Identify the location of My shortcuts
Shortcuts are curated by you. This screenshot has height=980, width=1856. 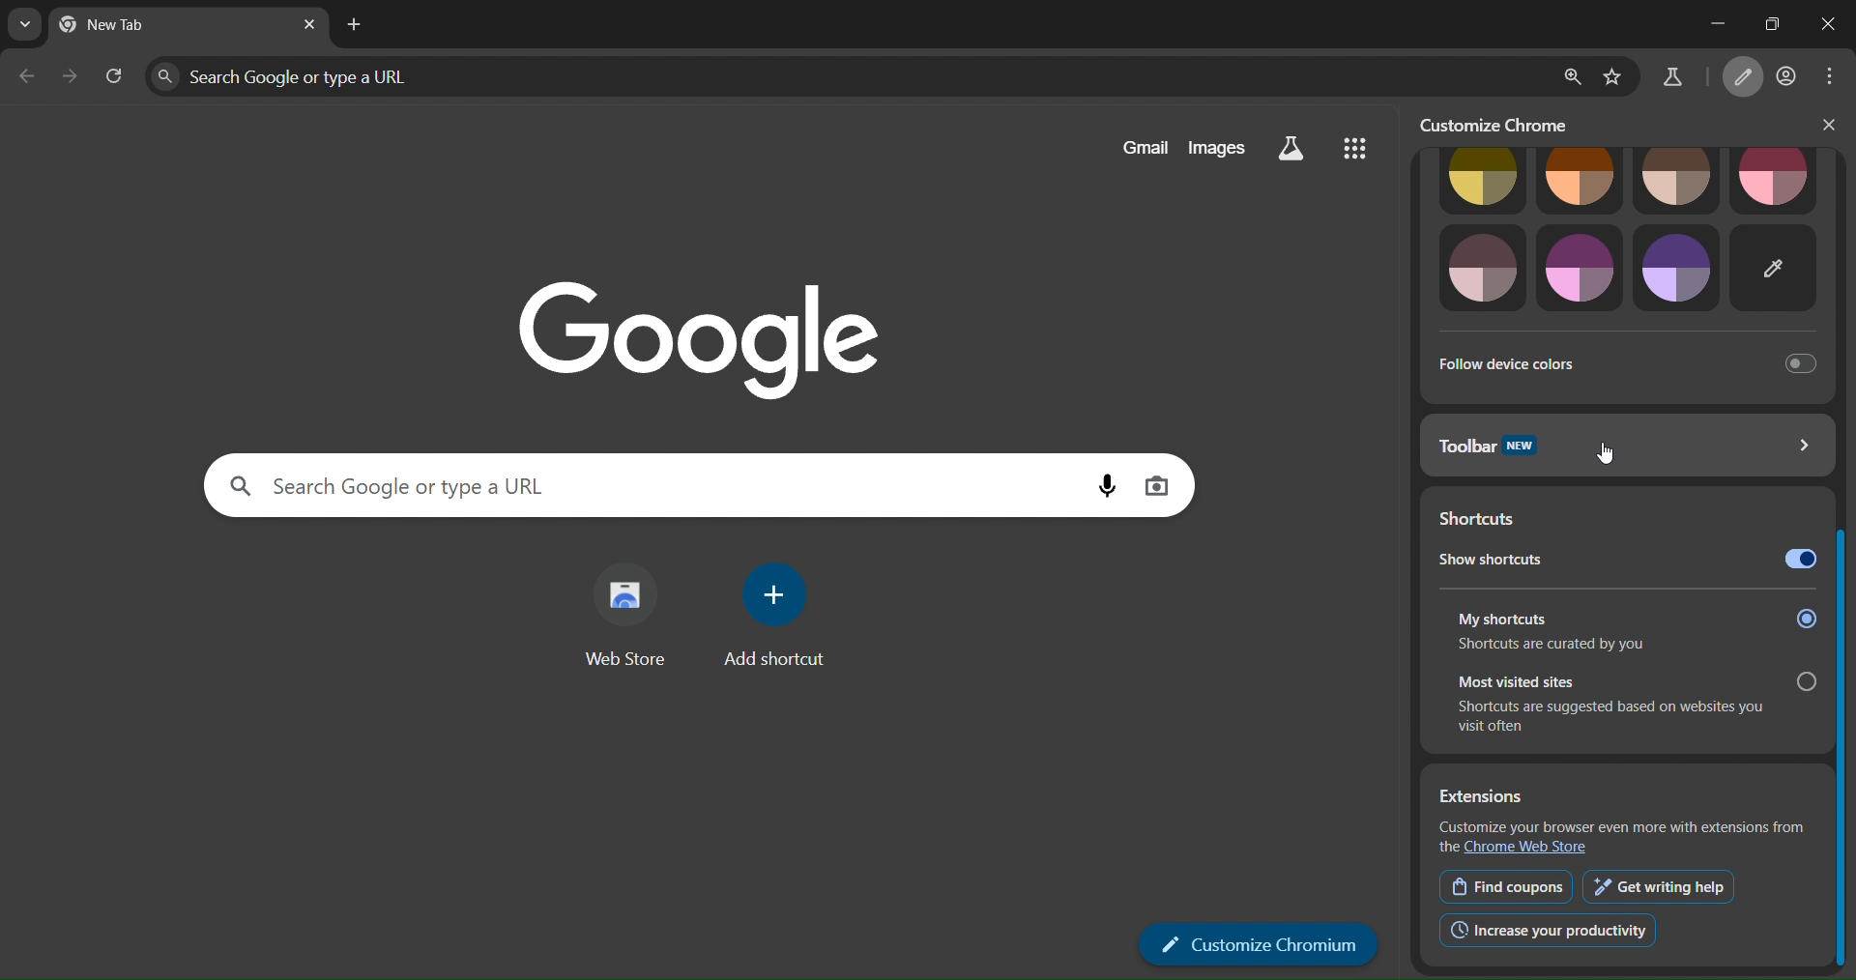
(1630, 628).